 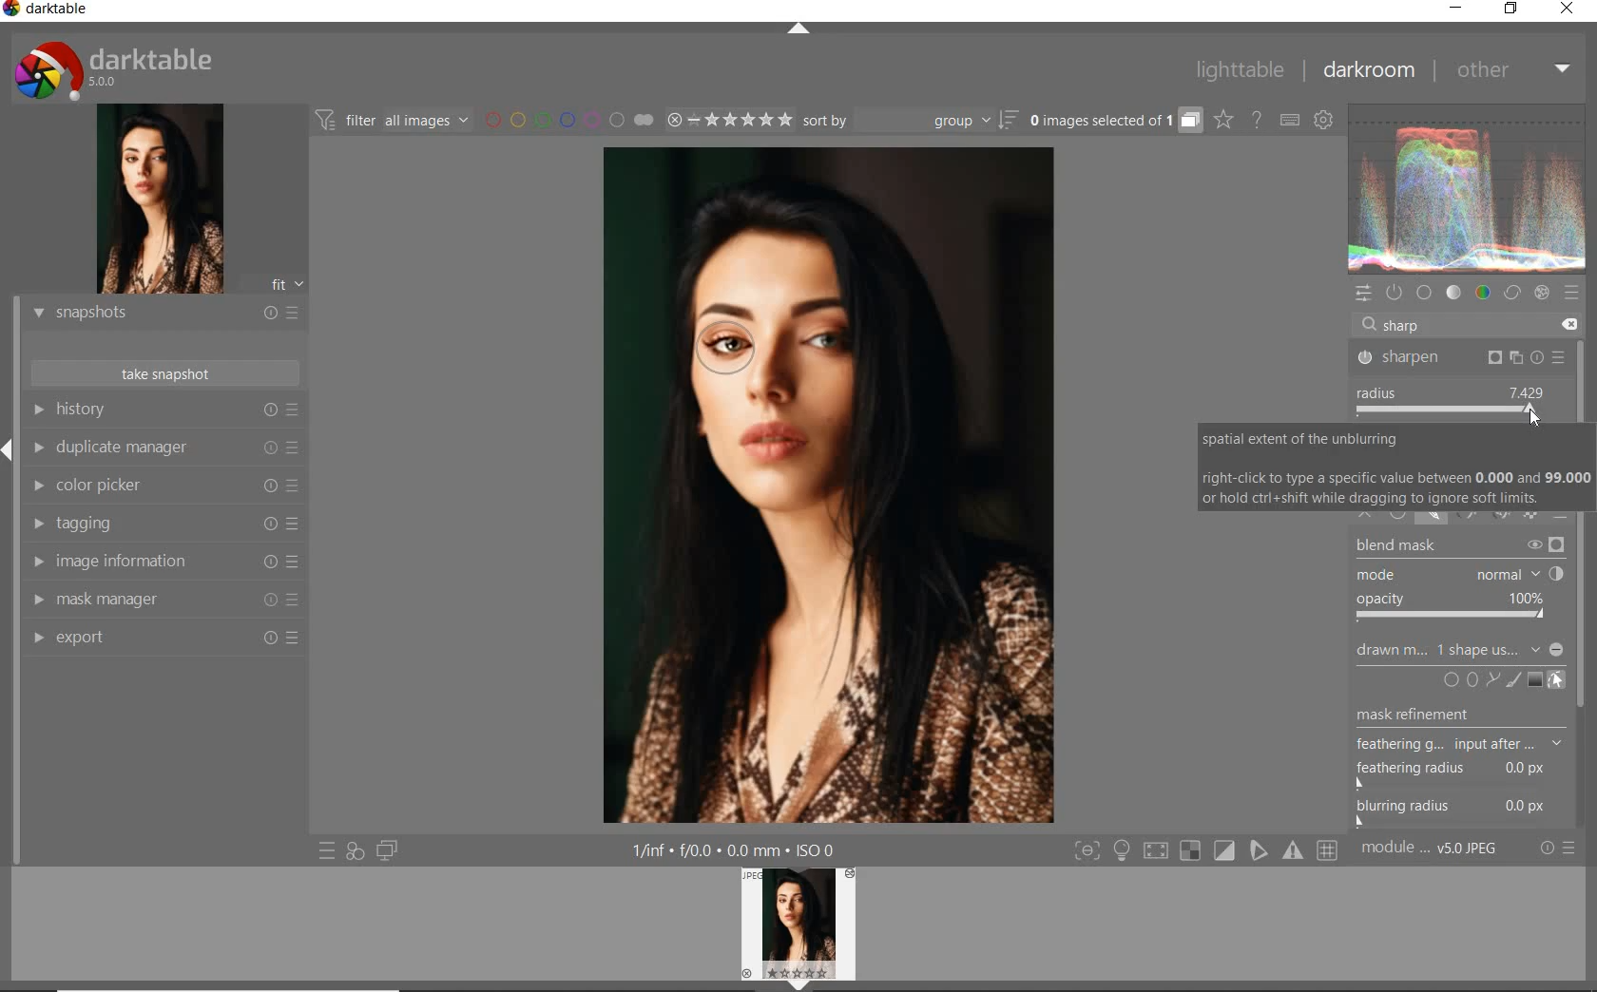 What do you see at coordinates (712, 122) in the screenshot?
I see `range ratings for selected images` at bounding box center [712, 122].